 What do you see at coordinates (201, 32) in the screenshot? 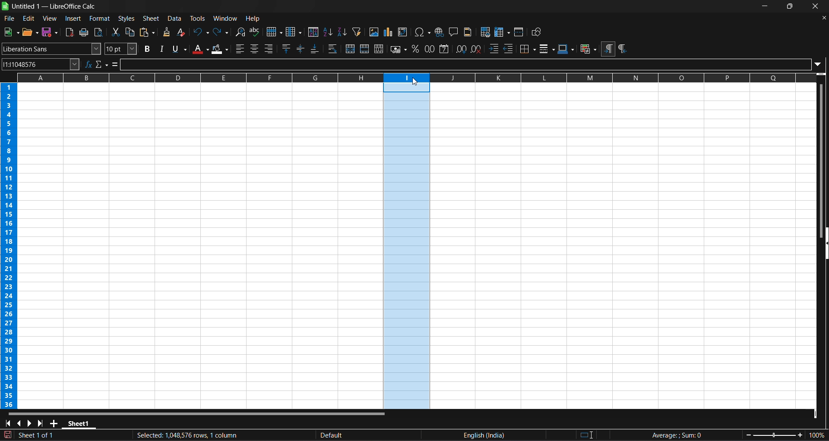
I see `undo` at bounding box center [201, 32].